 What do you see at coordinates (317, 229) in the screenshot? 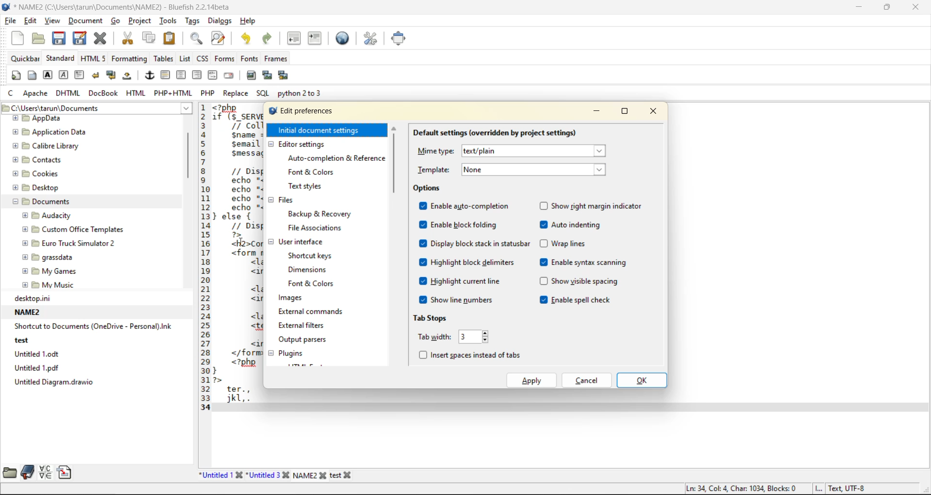
I see `file associations` at bounding box center [317, 229].